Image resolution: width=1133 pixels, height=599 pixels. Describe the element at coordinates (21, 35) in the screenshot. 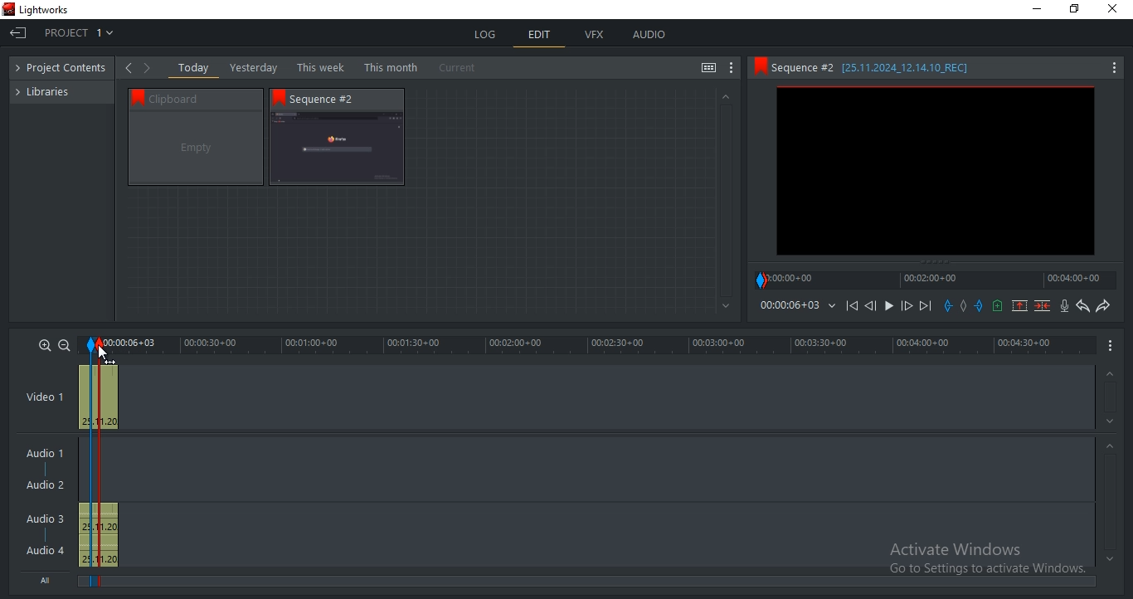

I see `exit project` at that location.